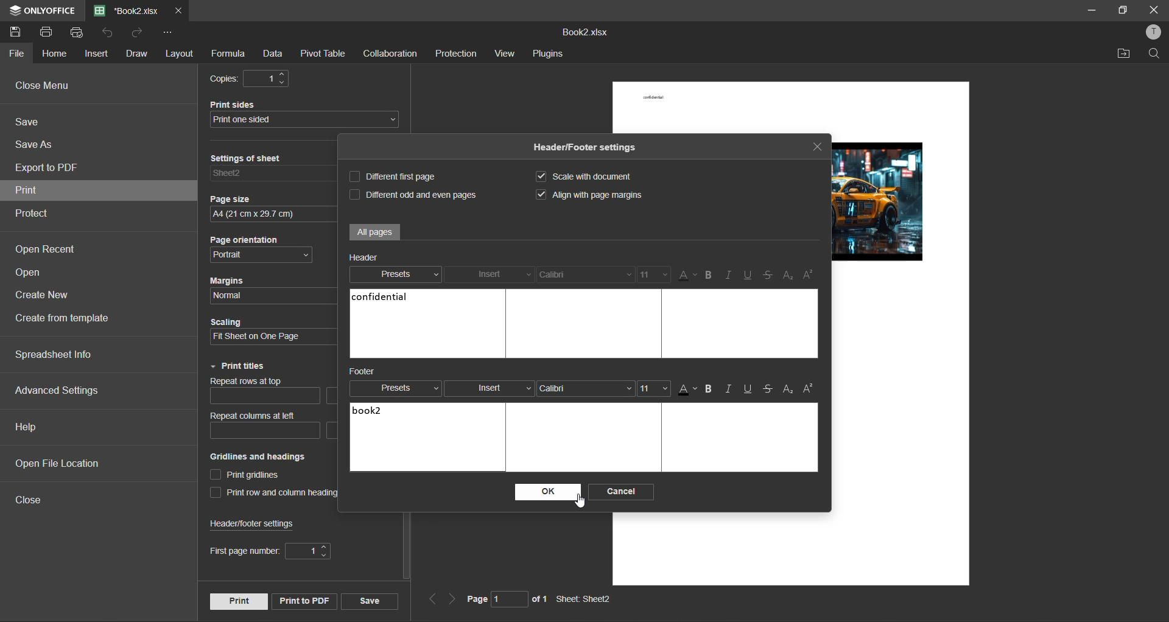 The height and width of the screenshot is (622, 1169). I want to click on Settings of sheet, so click(250, 157).